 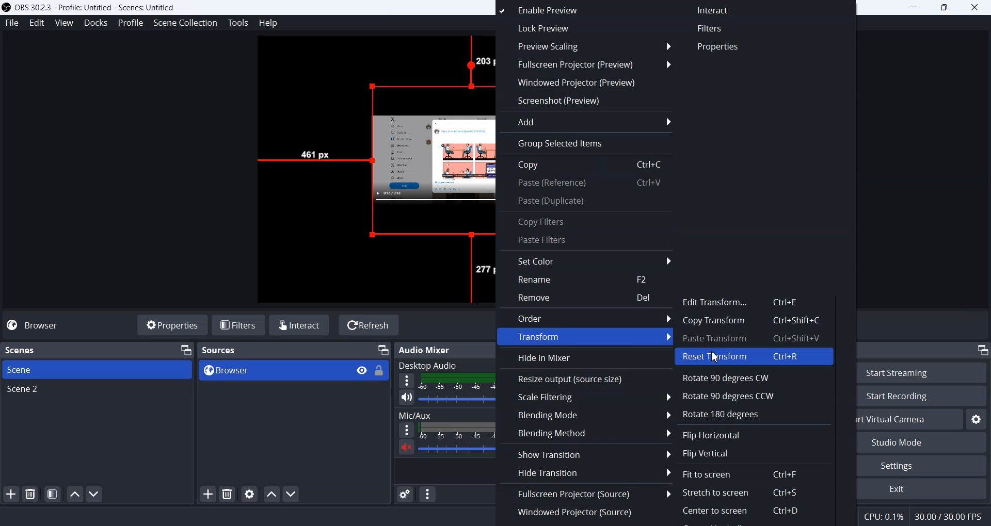 I want to click on Mute / Unmute sound, so click(x=403, y=451).